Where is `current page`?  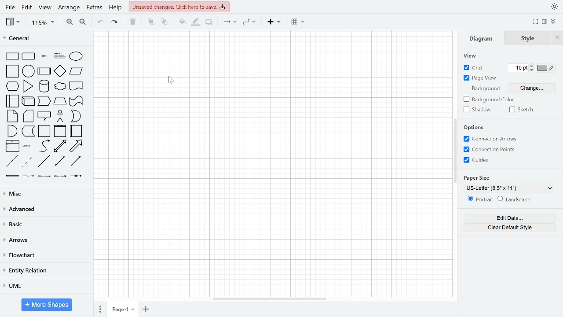
current page is located at coordinates (122, 310).